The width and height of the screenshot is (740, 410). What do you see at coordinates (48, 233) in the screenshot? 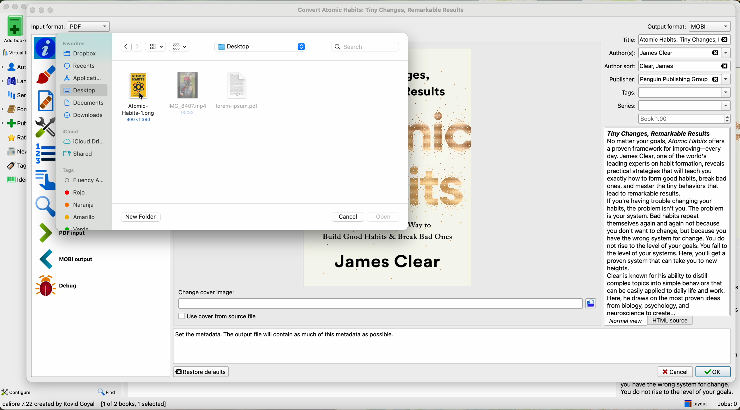
I see `PDF input` at bounding box center [48, 233].